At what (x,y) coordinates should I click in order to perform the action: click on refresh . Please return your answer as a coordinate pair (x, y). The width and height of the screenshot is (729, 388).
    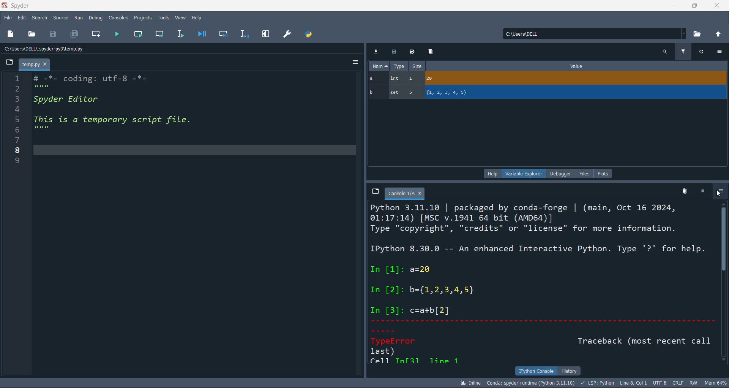
    Looking at the image, I should click on (701, 51).